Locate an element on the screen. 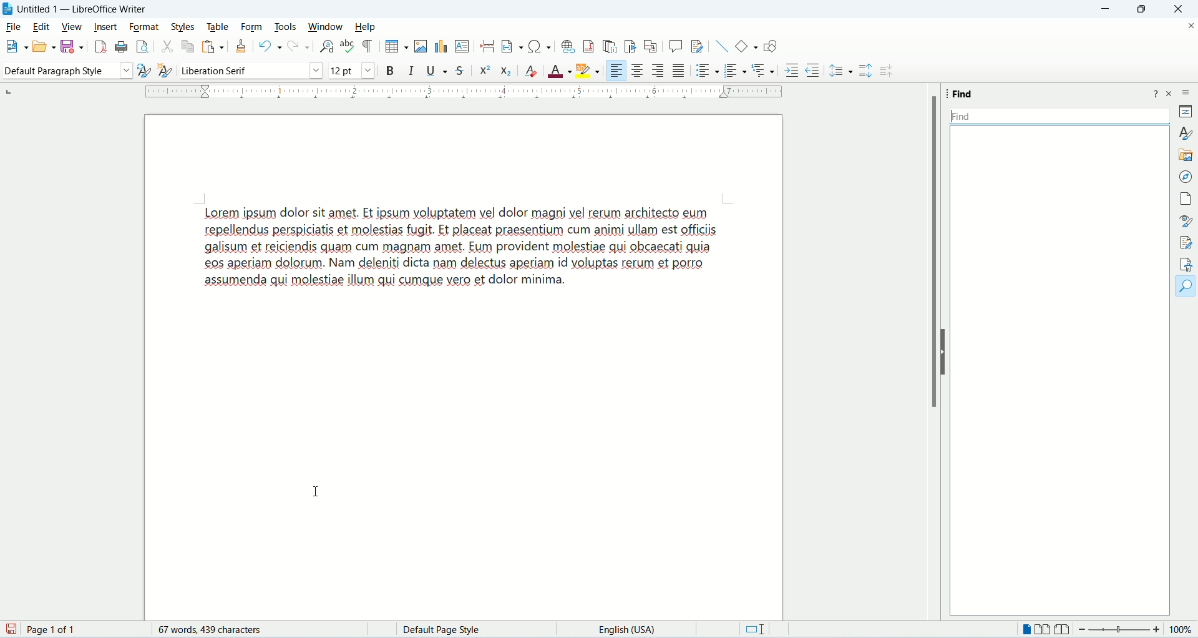 This screenshot has width=1198, height=638. insert is located at coordinates (106, 27).